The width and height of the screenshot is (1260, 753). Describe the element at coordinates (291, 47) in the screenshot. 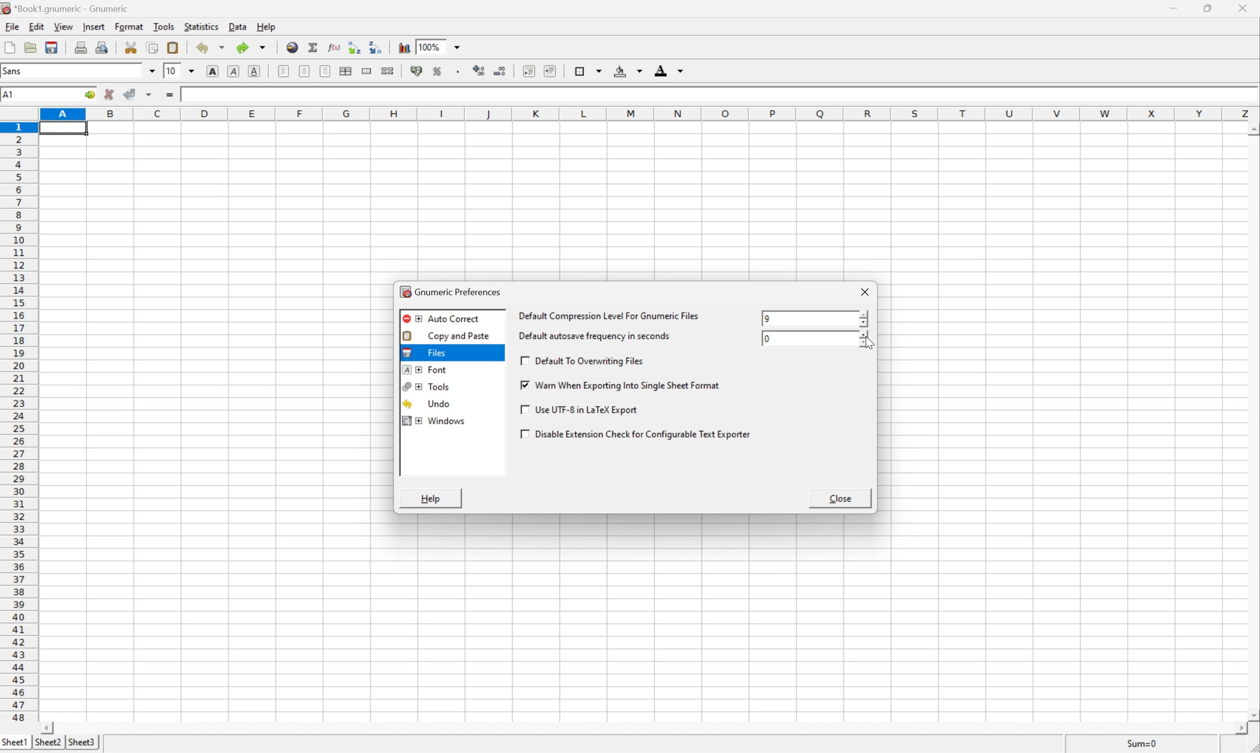

I see `insert hyperlink` at that location.